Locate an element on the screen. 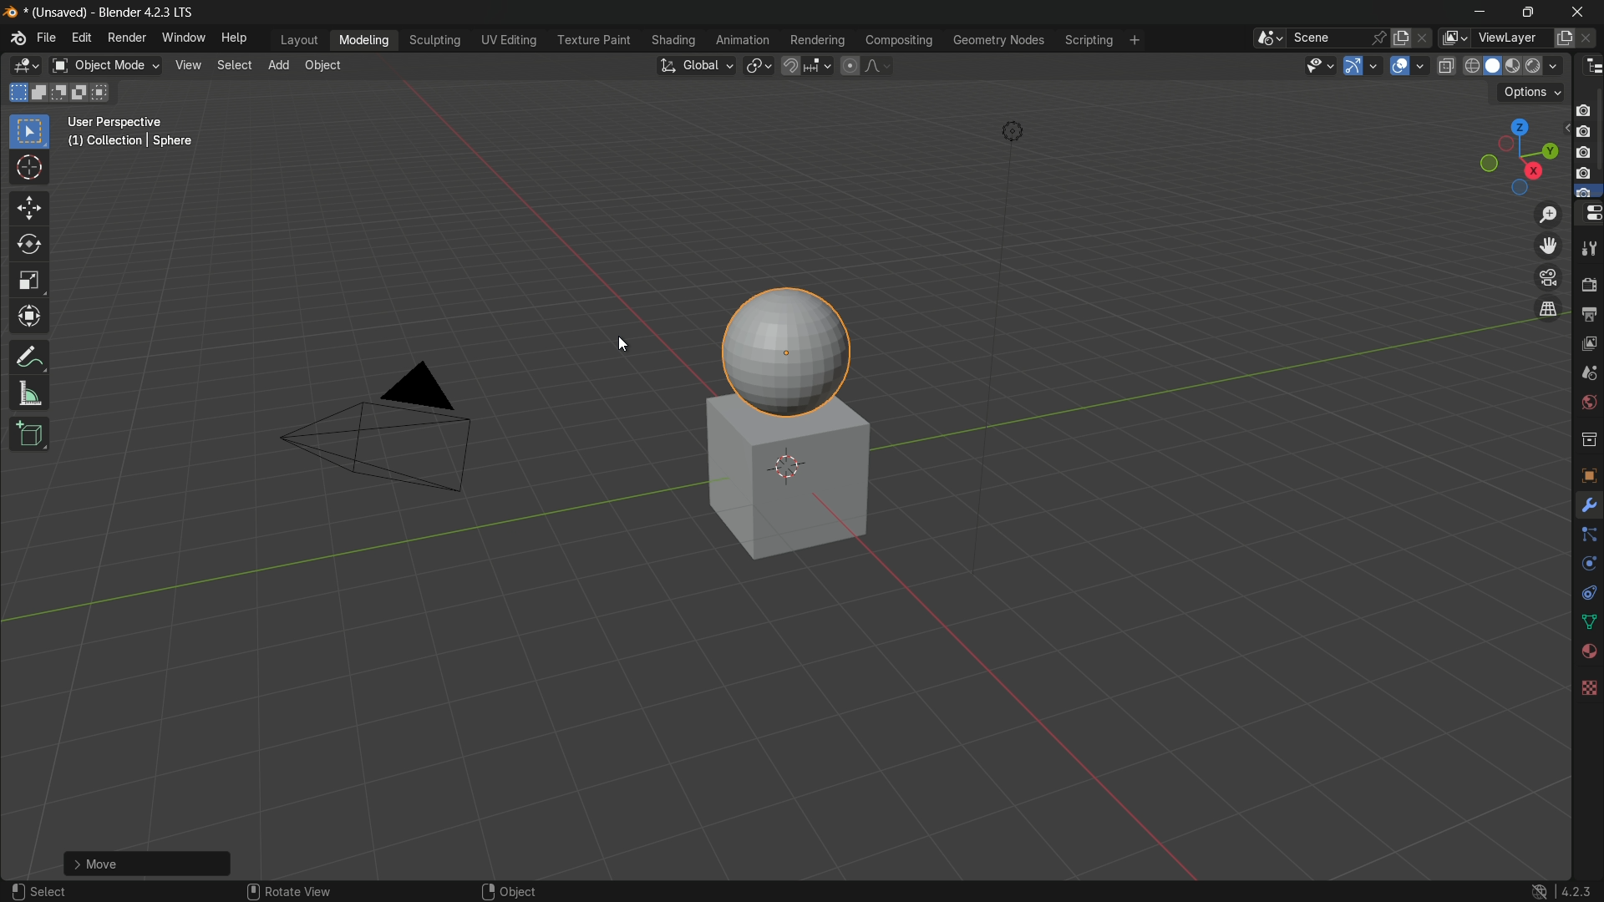 Image resolution: width=1604 pixels, height=902 pixels. select new selection is located at coordinates (18, 91).